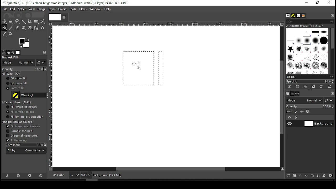  Describe the element at coordinates (30, 22) in the screenshot. I see `crop  tool` at that location.